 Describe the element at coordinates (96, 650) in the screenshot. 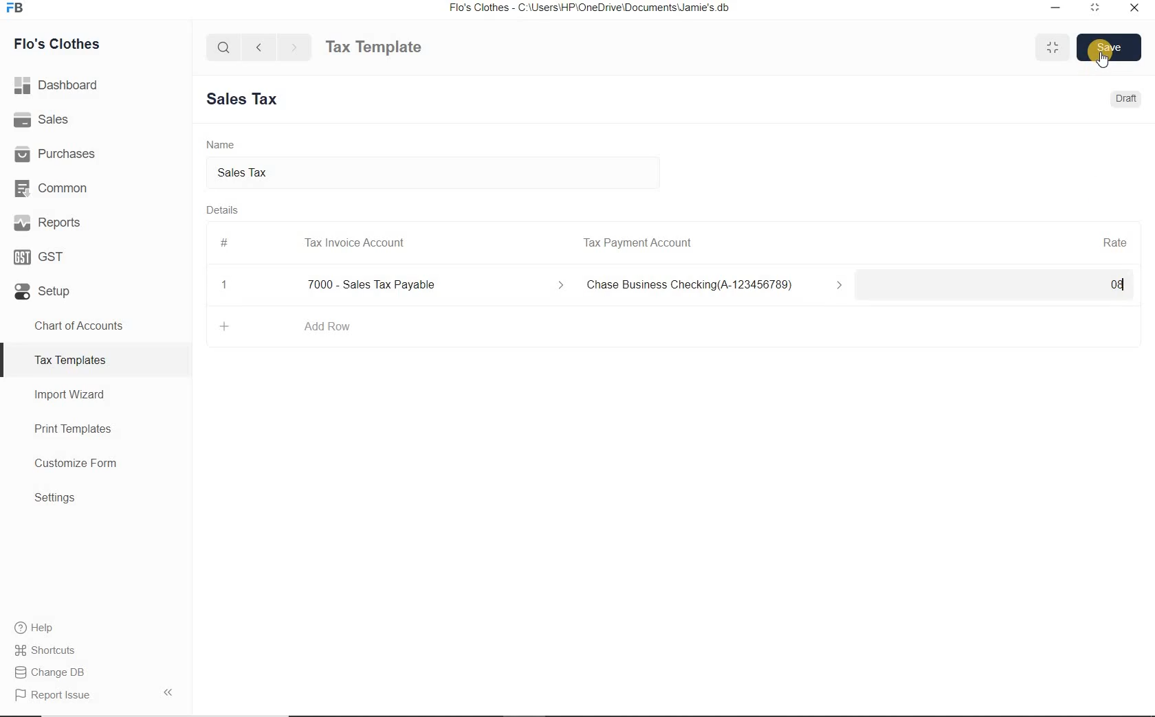

I see `Shortcuts` at that location.